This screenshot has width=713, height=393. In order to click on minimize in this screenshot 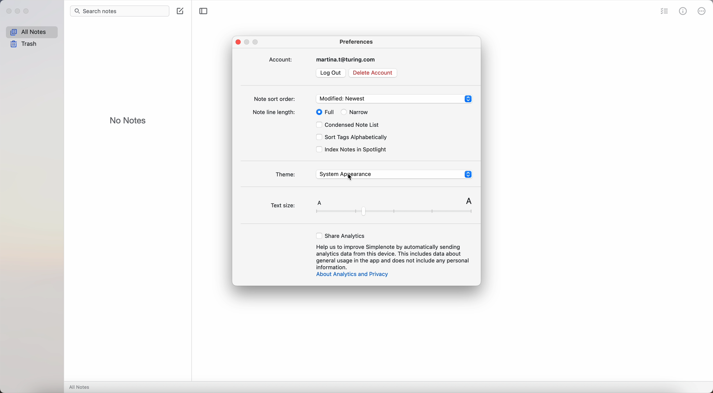, I will do `click(19, 12)`.